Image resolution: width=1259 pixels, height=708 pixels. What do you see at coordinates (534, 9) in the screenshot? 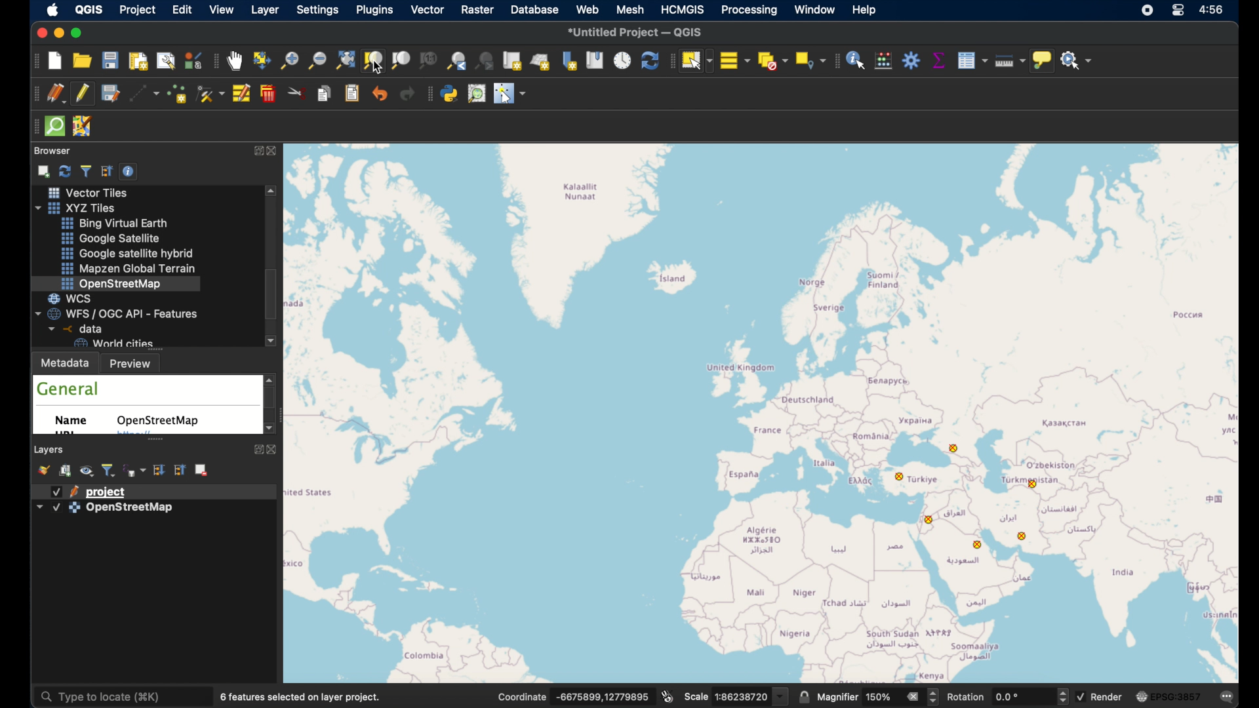
I see `database` at bounding box center [534, 9].